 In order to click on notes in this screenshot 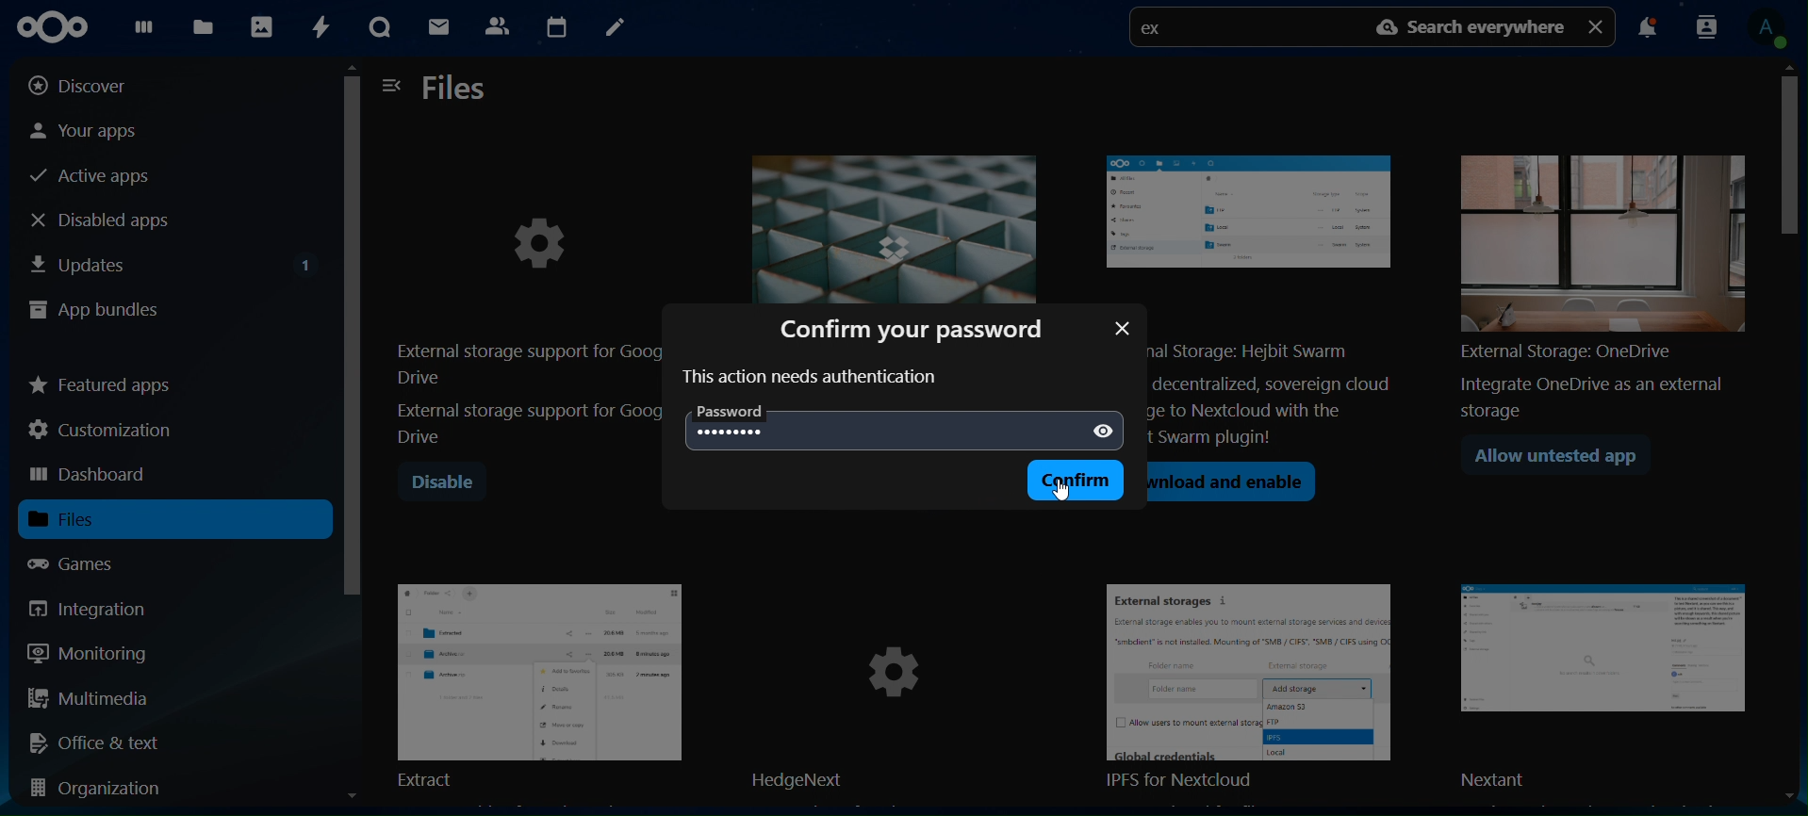, I will do `click(613, 28)`.